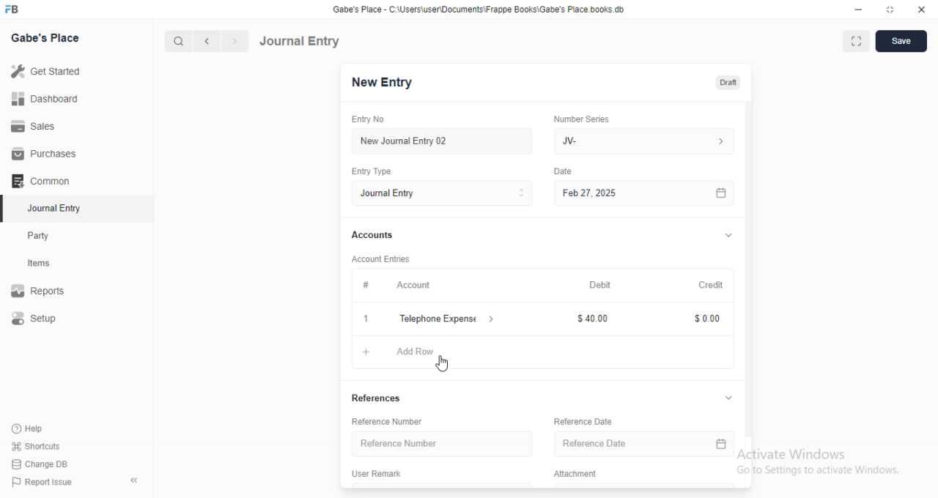 This screenshot has width=938, height=498. I want to click on Hide, so click(725, 398).